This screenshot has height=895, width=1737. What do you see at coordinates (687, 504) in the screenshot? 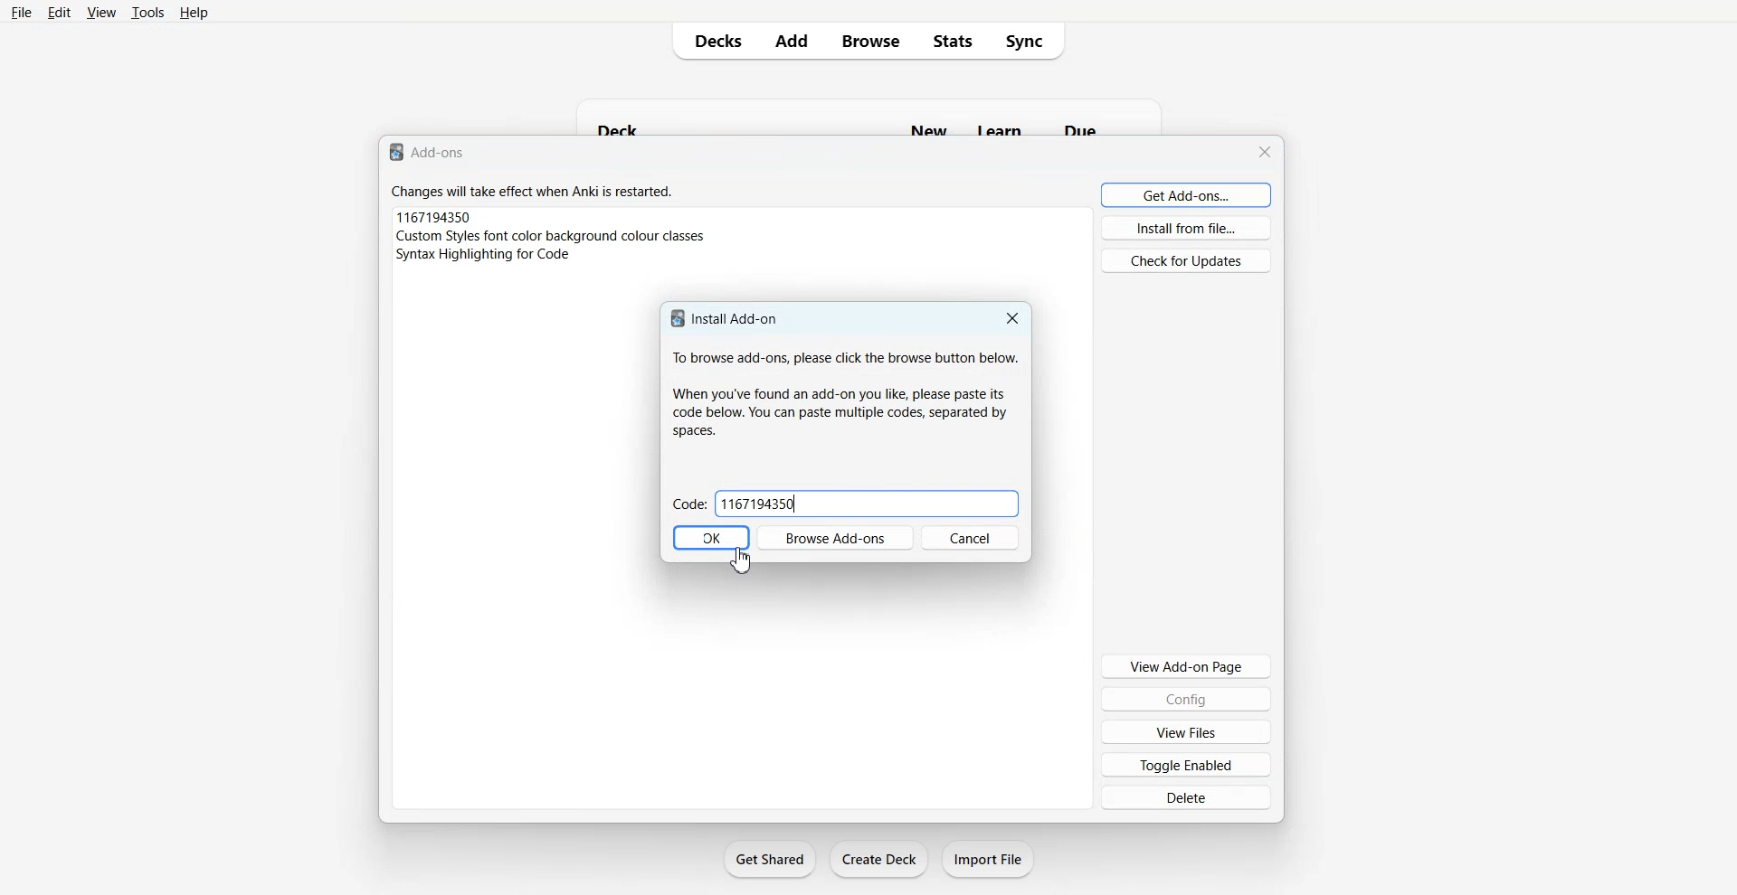
I see `Enter Code` at bounding box center [687, 504].